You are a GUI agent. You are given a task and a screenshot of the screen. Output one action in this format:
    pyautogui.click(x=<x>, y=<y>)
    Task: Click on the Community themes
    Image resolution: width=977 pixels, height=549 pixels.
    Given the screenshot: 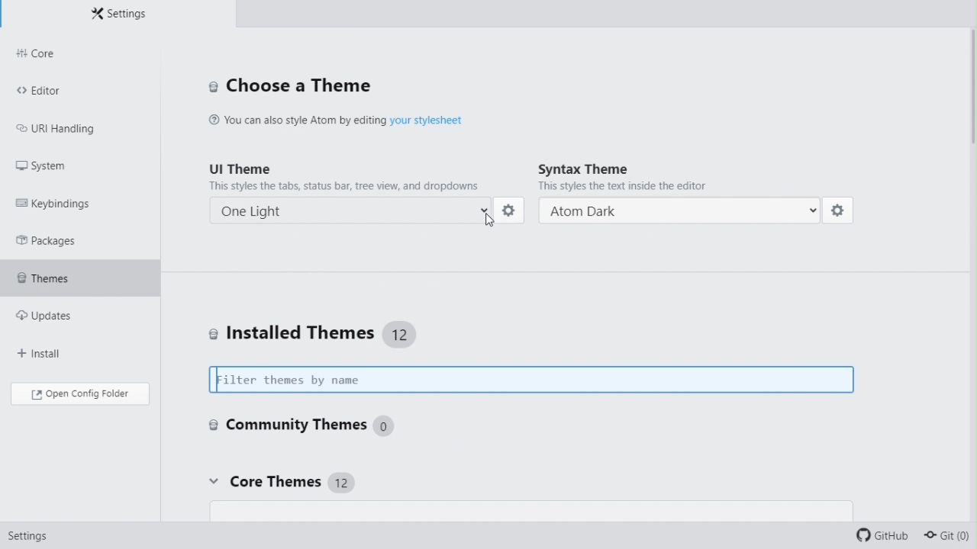 What is the action you would take?
    pyautogui.click(x=311, y=428)
    